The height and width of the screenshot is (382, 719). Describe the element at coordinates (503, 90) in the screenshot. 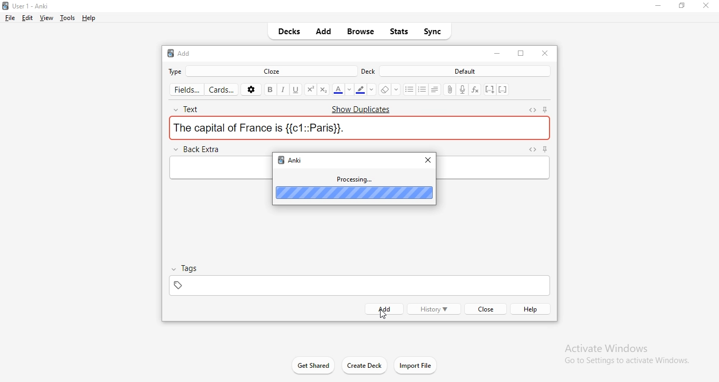

I see `remove cloze` at that location.